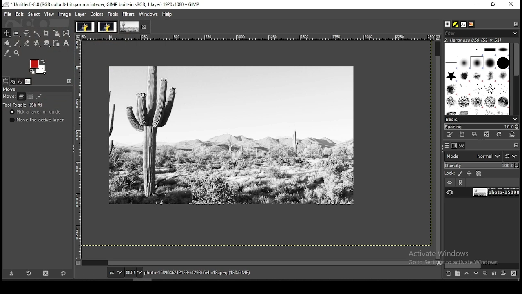  I want to click on scale, so click(77, 147).